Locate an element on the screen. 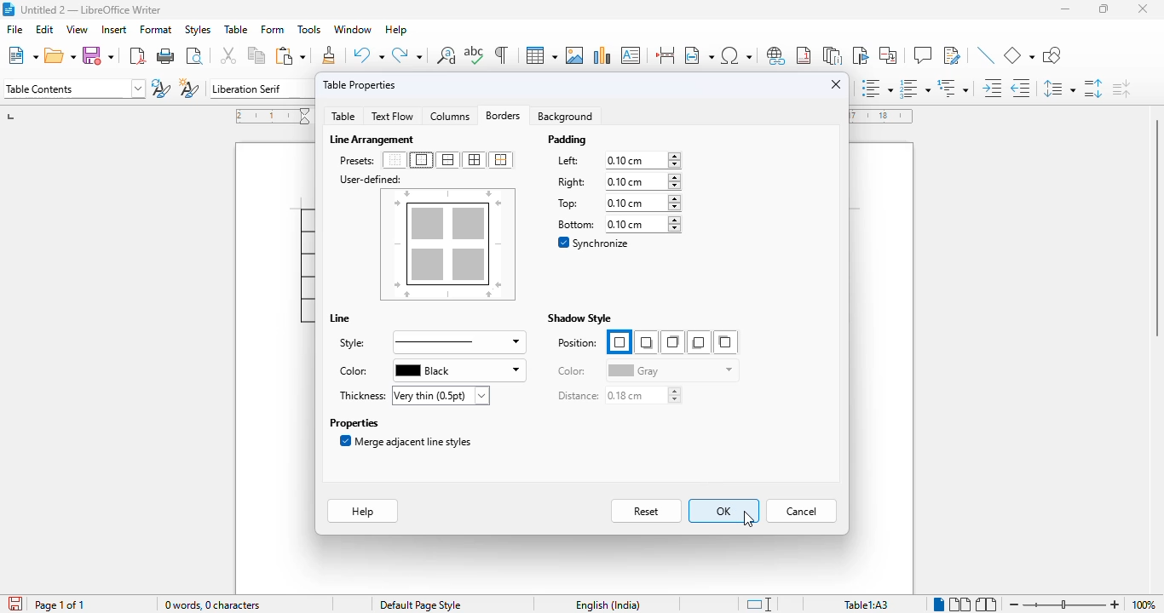  cut is located at coordinates (229, 55).